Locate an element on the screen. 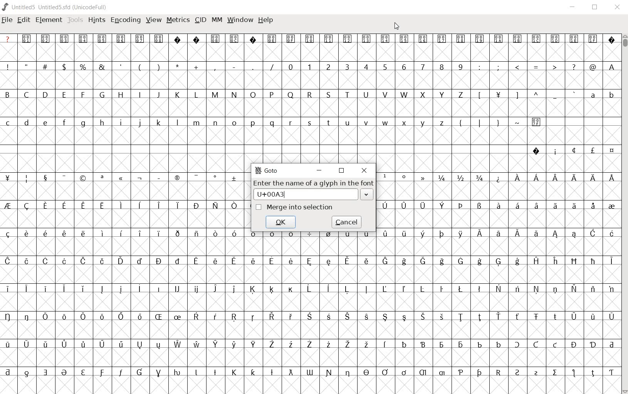 The width and height of the screenshot is (628, 394). Symbol is located at coordinates (611, 317).